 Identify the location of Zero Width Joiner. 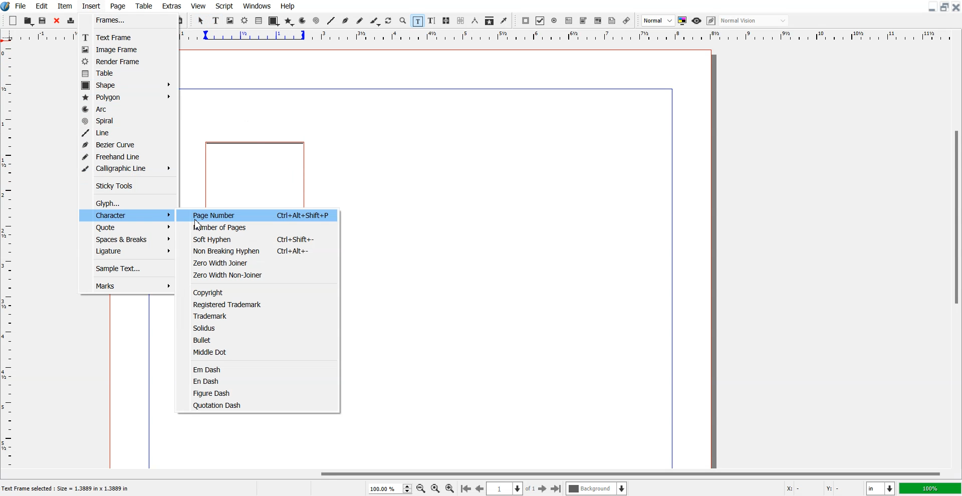
(262, 262).